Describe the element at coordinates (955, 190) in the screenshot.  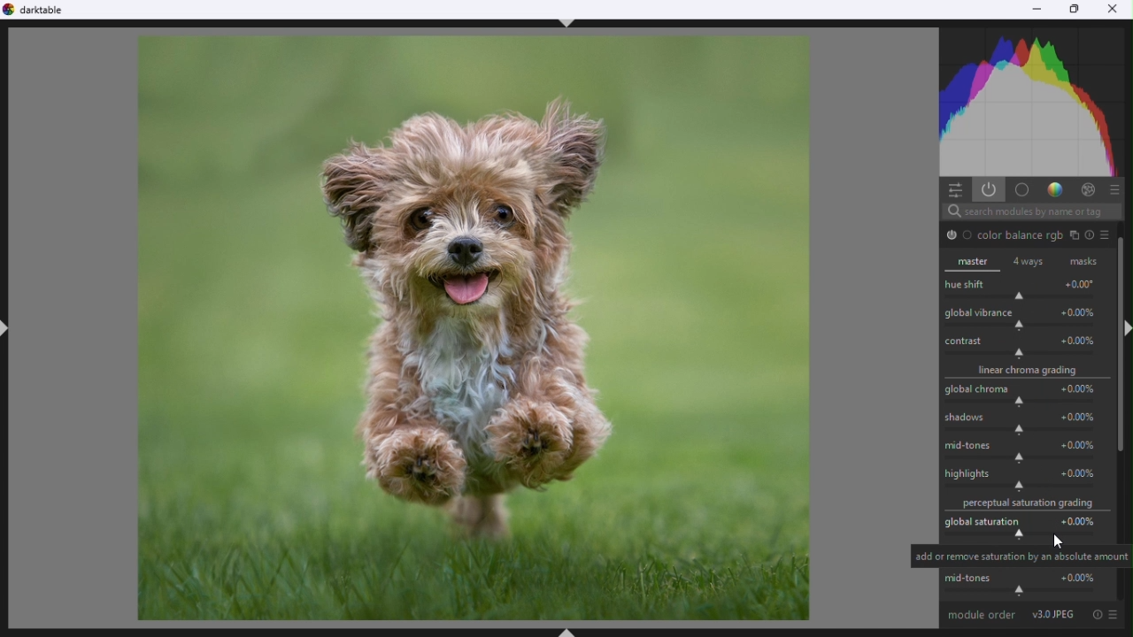
I see `quick settings` at that location.